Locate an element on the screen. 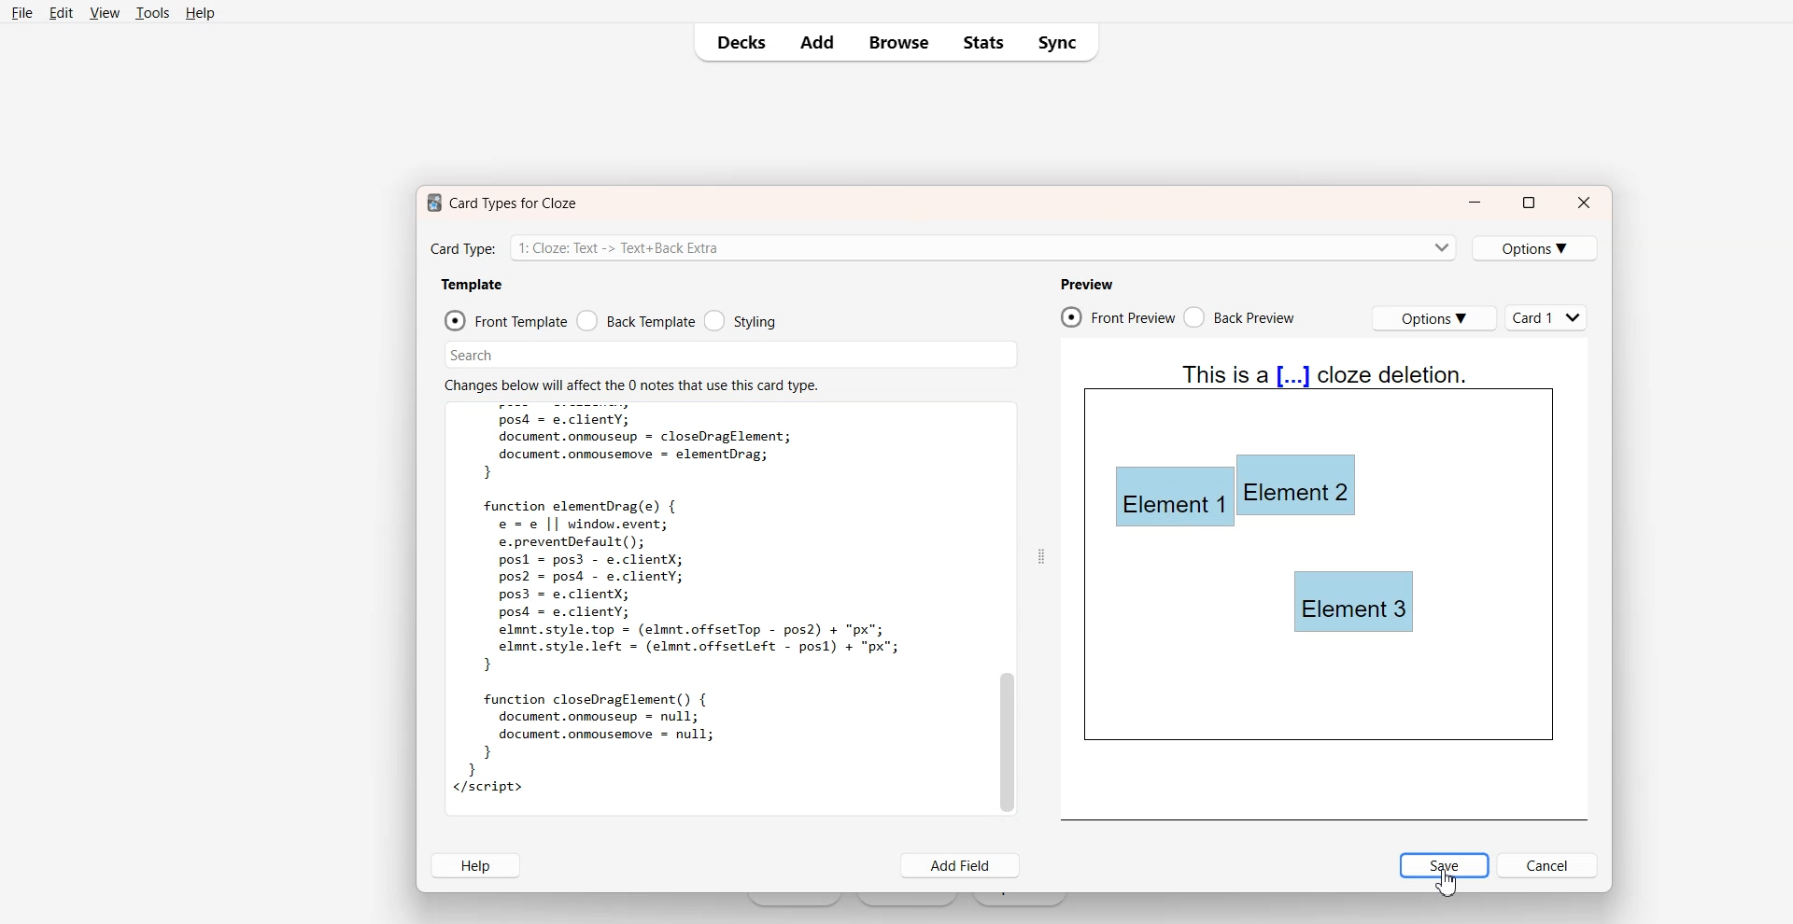  Maximize is located at coordinates (1528, 203).